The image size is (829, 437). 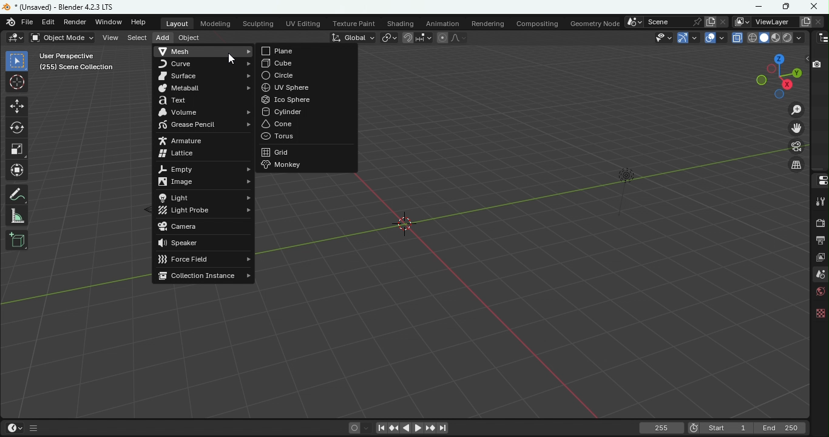 I want to click on Select, so click(x=137, y=38).